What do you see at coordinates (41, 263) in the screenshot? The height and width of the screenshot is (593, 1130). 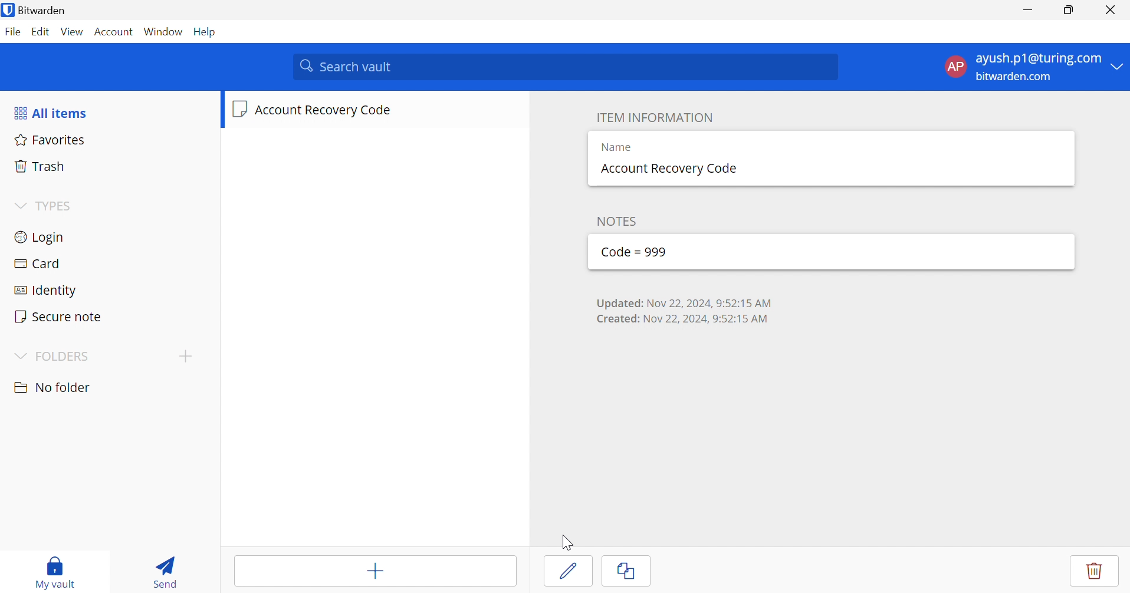 I see `Card` at bounding box center [41, 263].